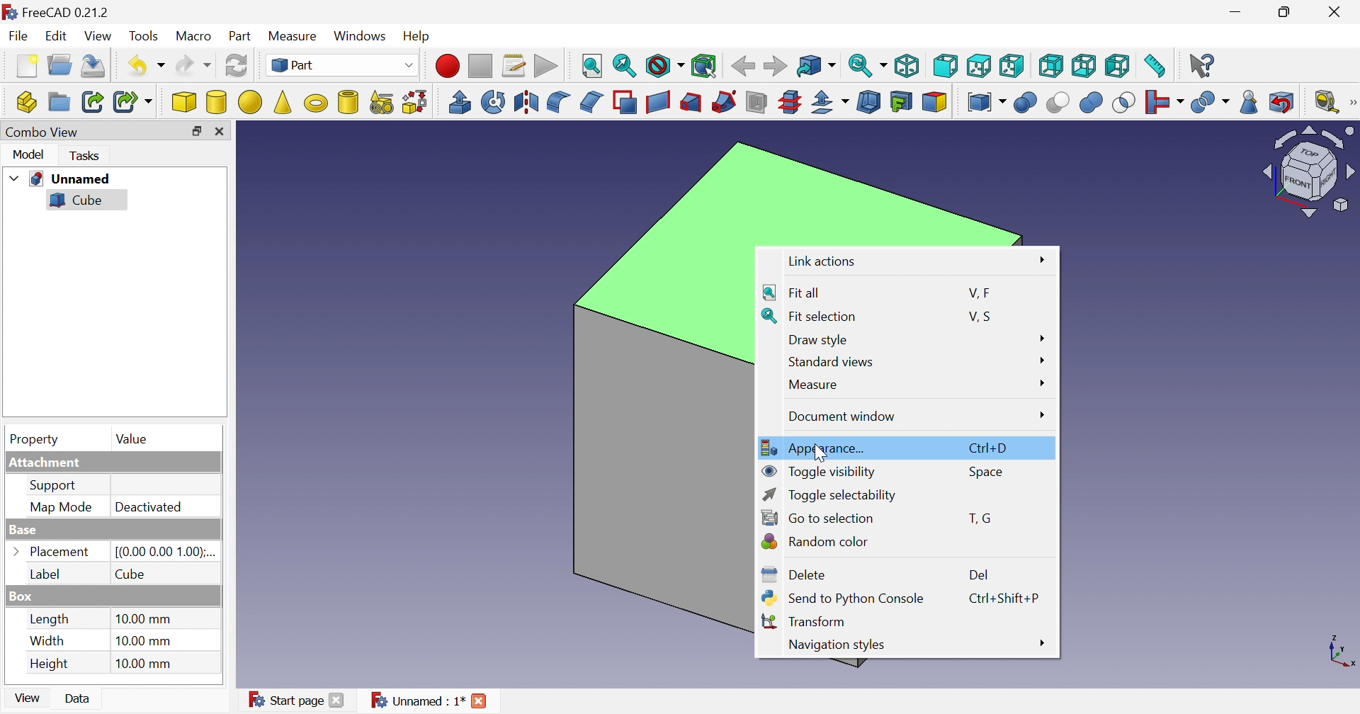 The width and height of the screenshot is (1360, 714). What do you see at coordinates (725, 101) in the screenshot?
I see `Sweep` at bounding box center [725, 101].